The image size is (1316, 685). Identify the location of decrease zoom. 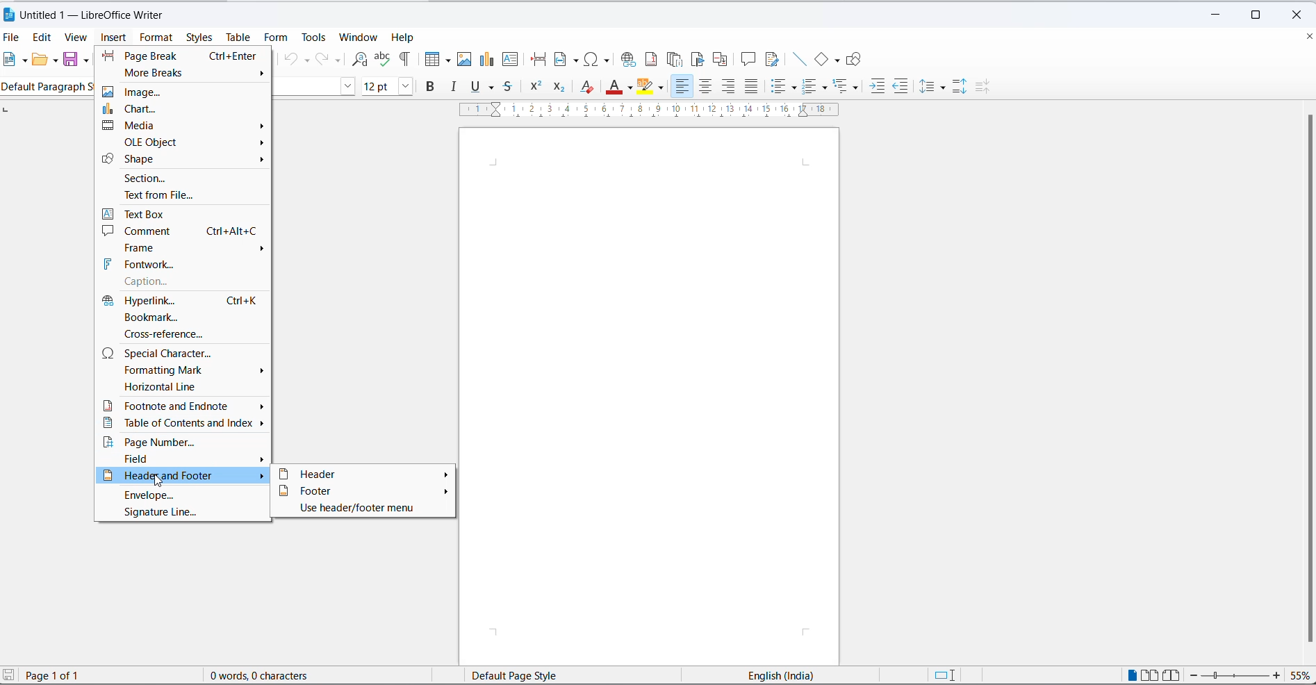
(1196, 675).